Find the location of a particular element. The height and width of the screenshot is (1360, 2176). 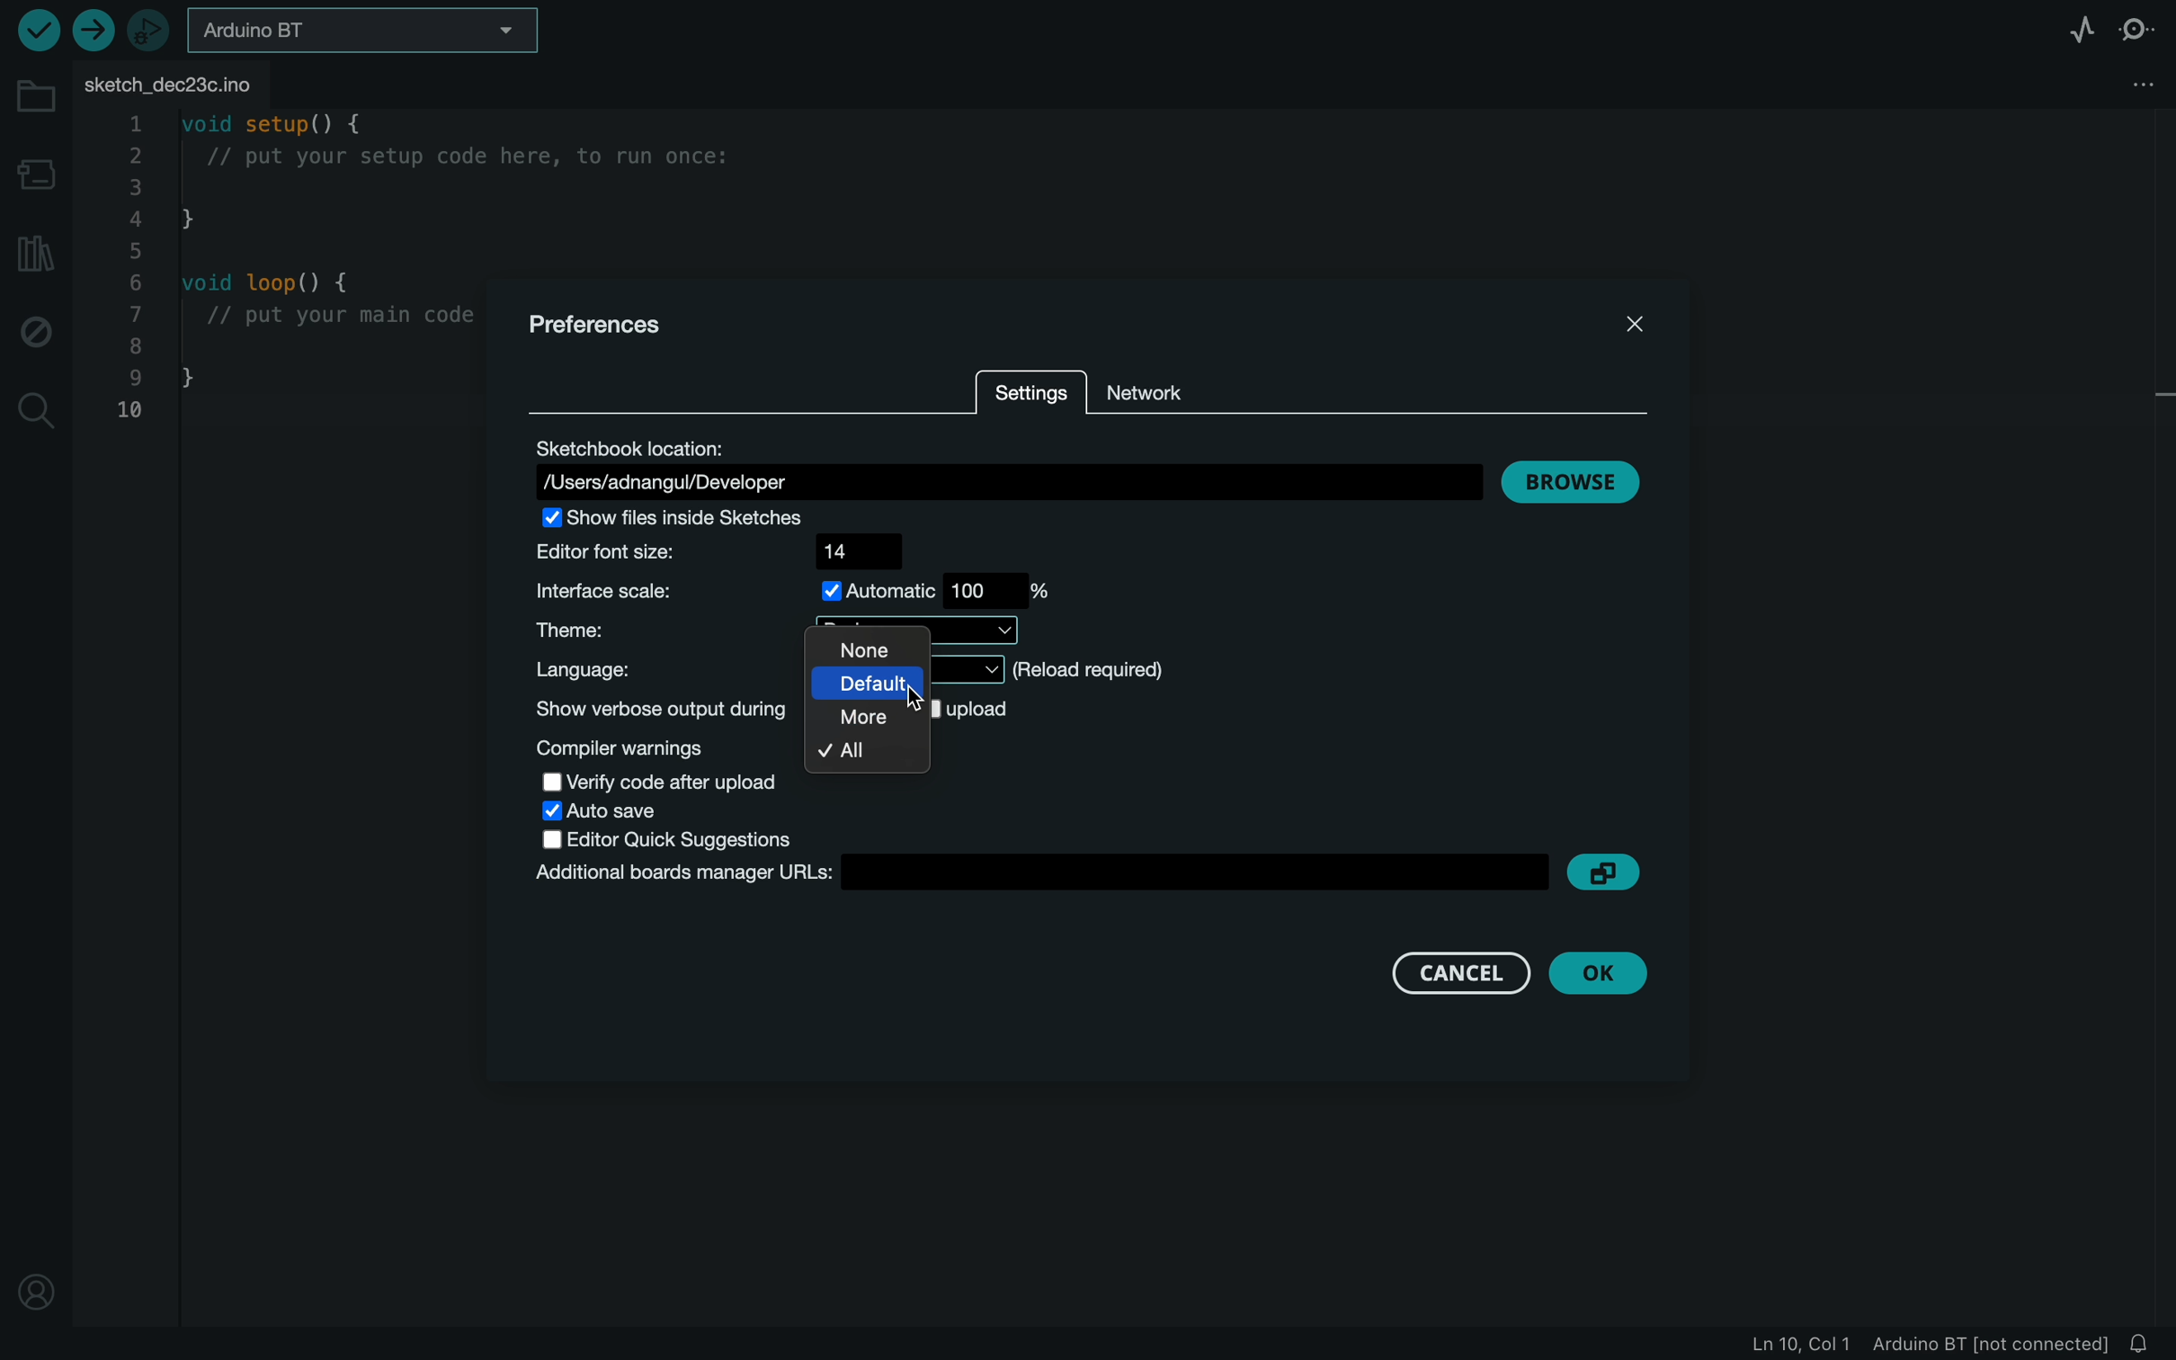

none is located at coordinates (870, 649).